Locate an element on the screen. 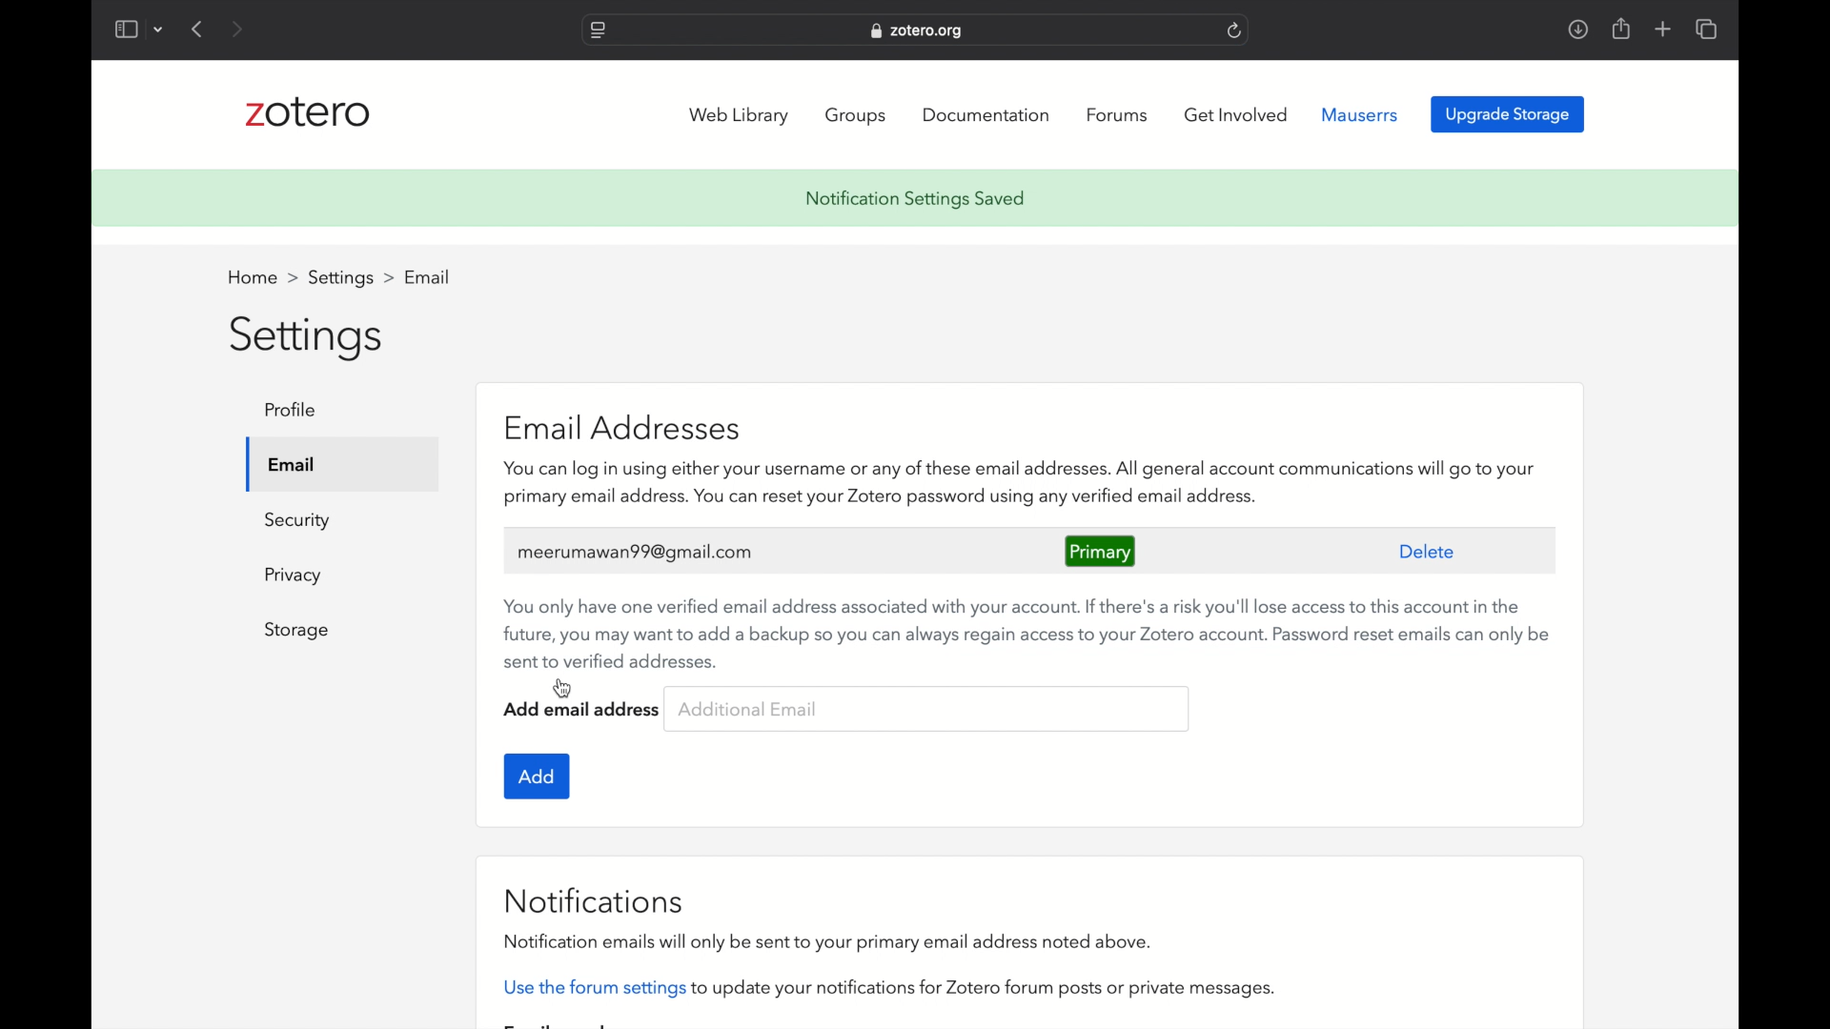  mauserrs is located at coordinates (1361, 115).